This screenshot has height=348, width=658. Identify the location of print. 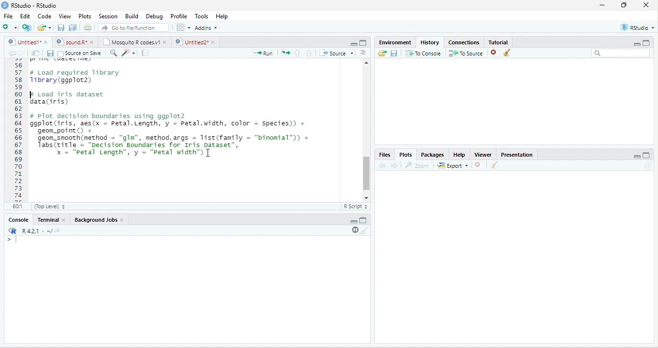
(87, 27).